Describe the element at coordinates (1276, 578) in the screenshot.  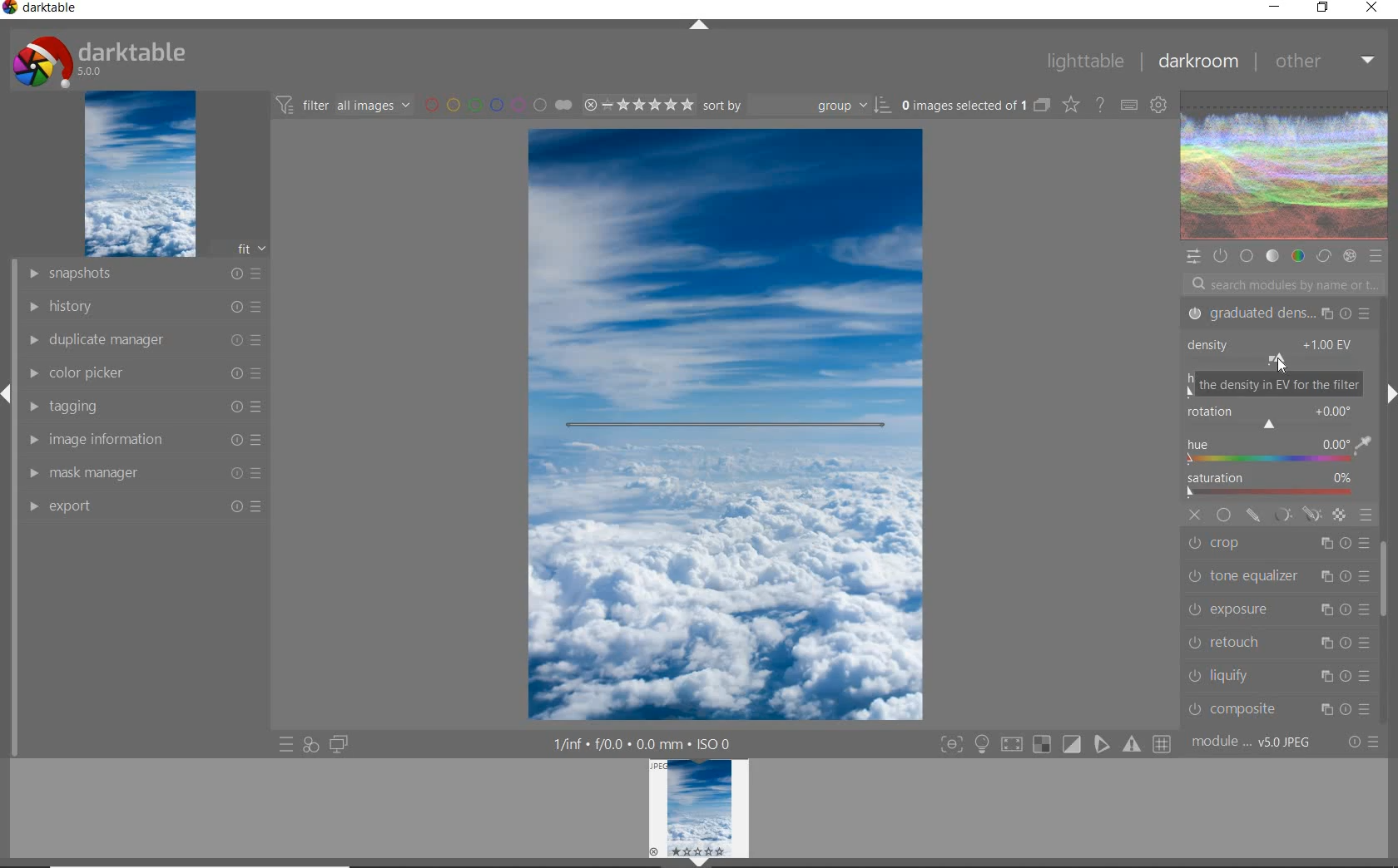
I see `tone equalizer` at that location.